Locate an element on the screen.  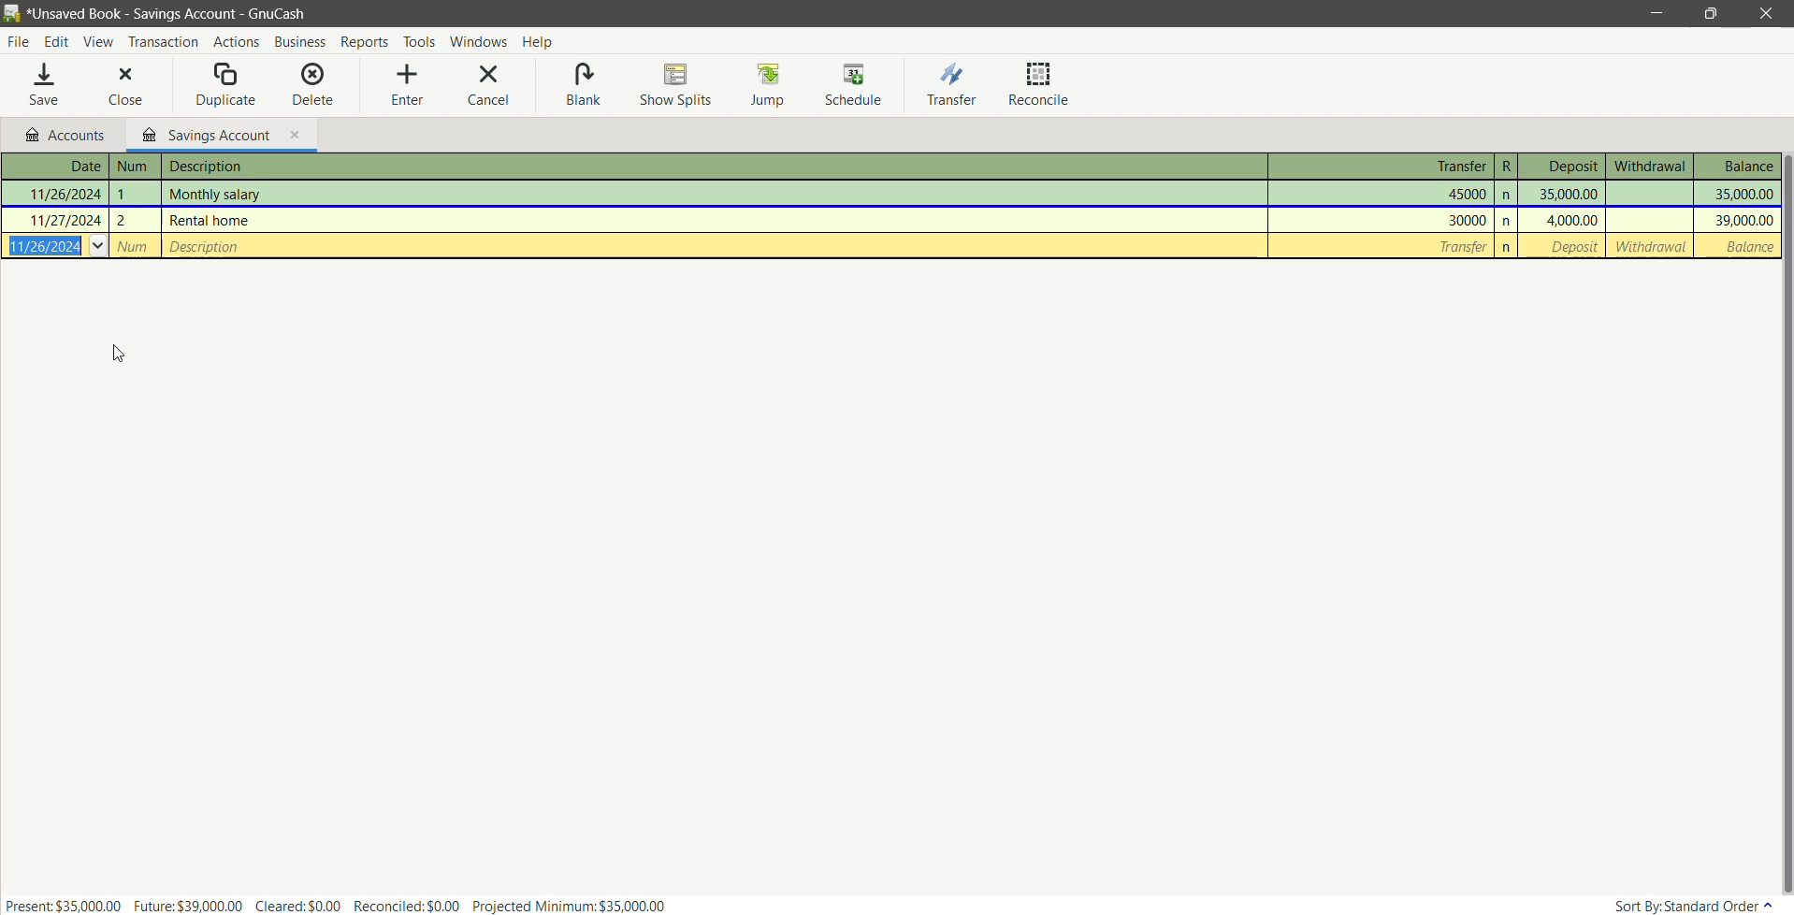
Transfer is located at coordinates (955, 85).